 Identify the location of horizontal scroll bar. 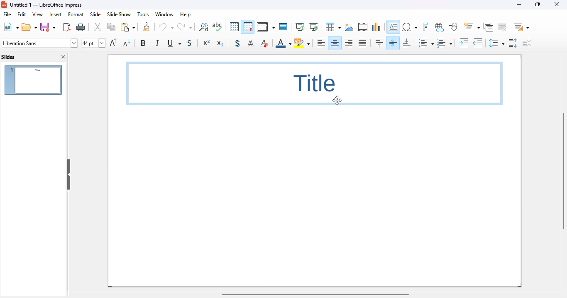
(315, 294).